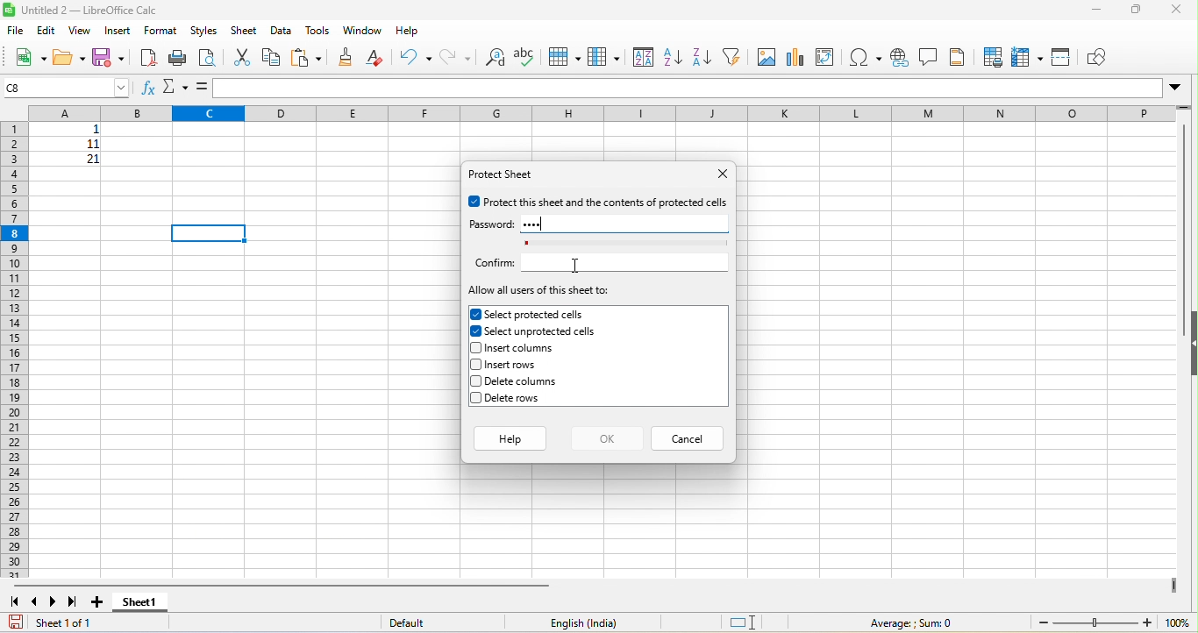 Image resolution: width=1198 pixels, height=633 pixels. Describe the element at coordinates (54, 601) in the screenshot. I see `next` at that location.